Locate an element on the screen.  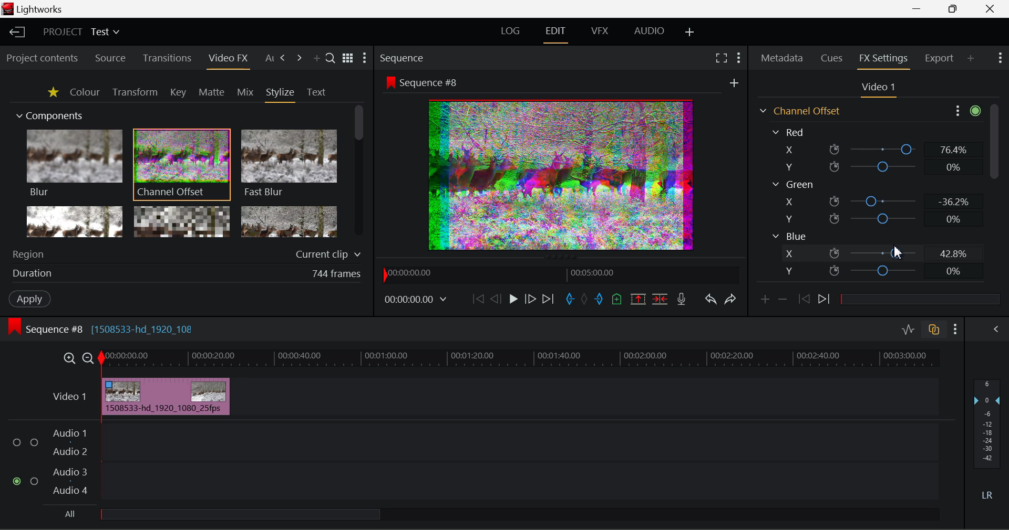
Remove All Marks is located at coordinates (584, 300).